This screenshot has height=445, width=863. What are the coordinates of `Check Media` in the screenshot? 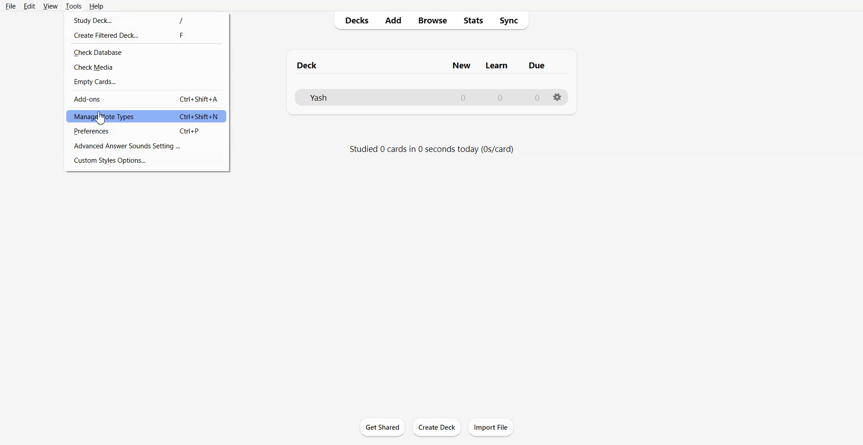 It's located at (145, 67).